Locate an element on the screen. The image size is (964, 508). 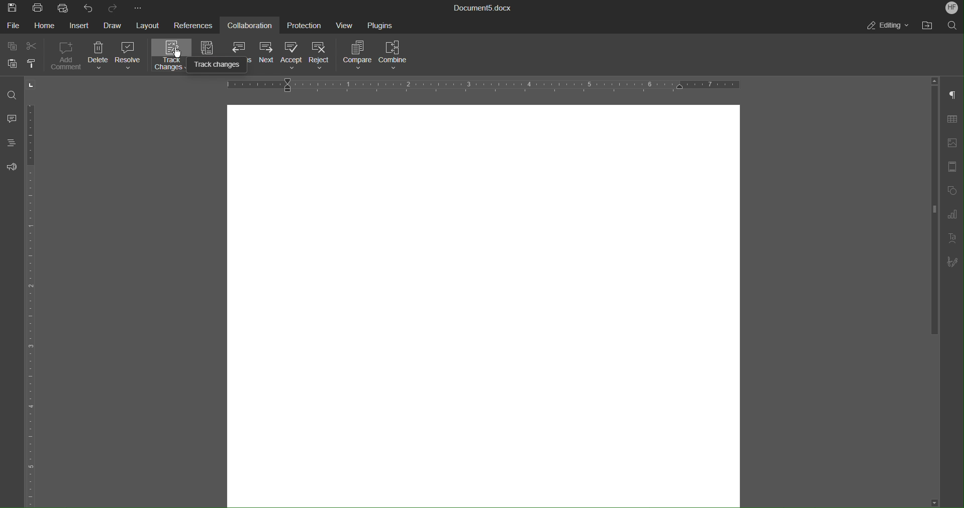
Copy Style is located at coordinates (33, 63).